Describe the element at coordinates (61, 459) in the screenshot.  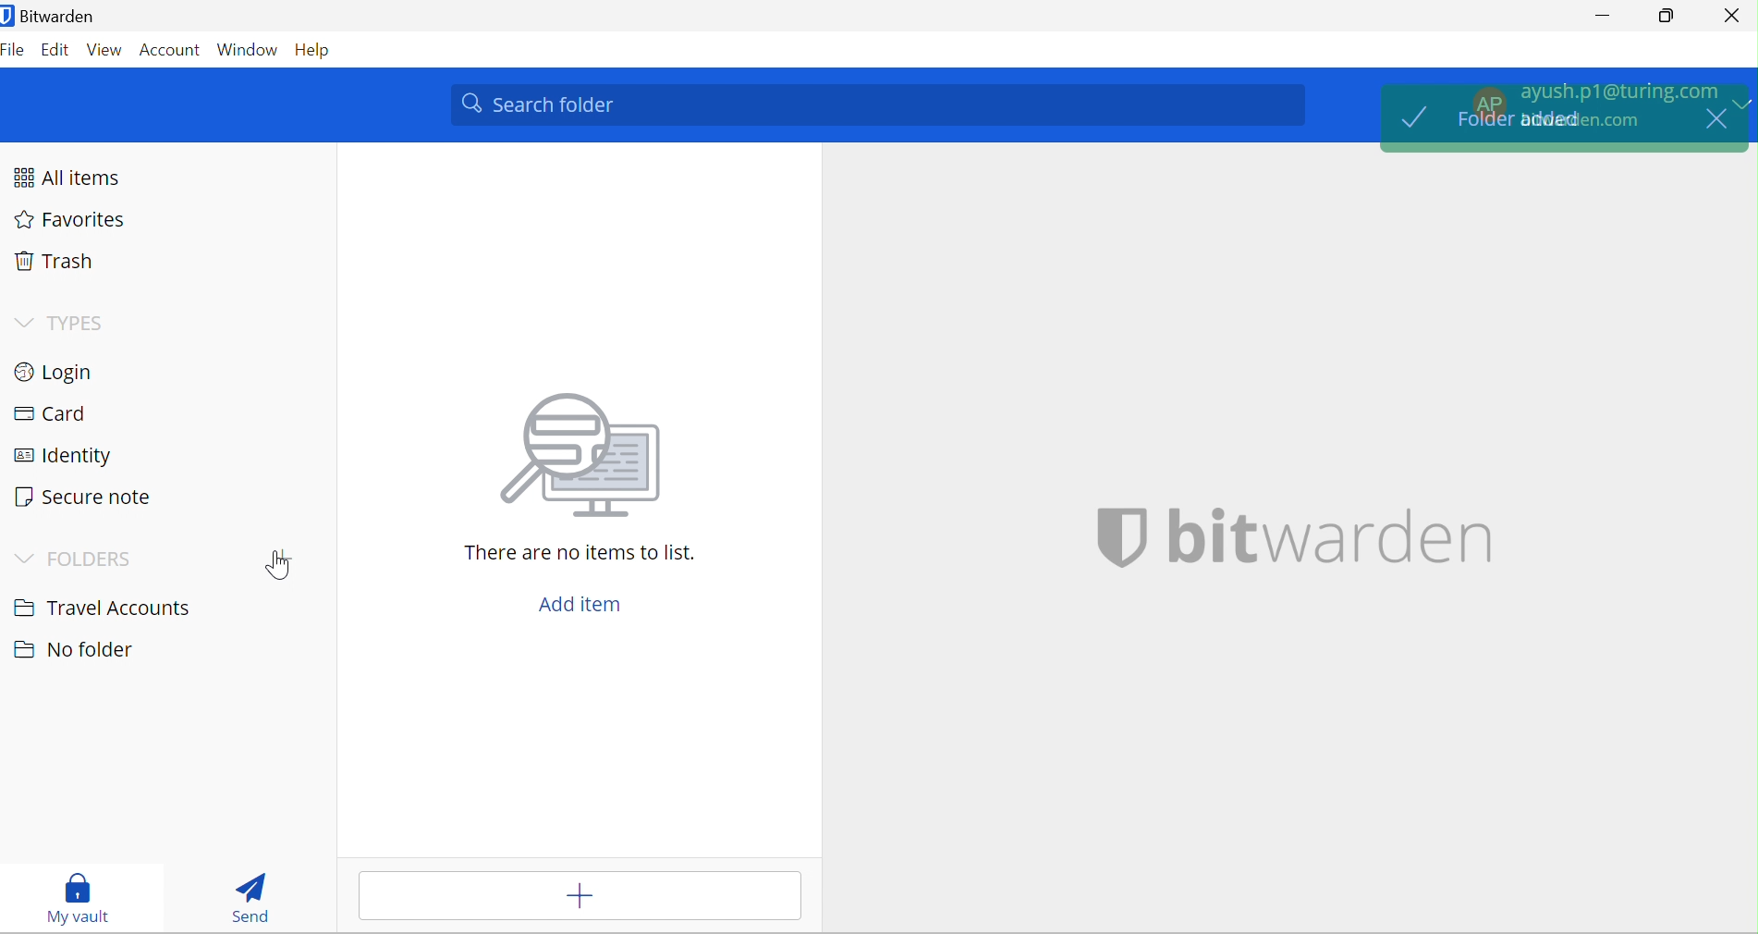
I see `Identity` at that location.